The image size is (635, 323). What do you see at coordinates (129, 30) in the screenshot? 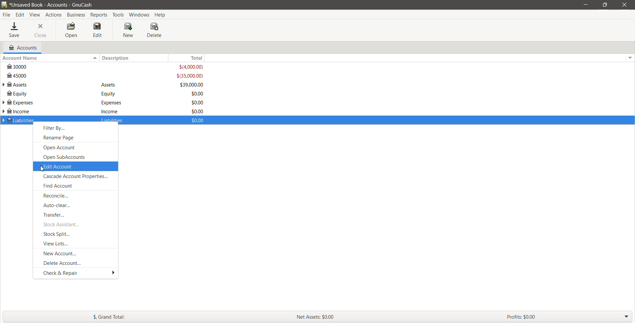
I see `New` at bounding box center [129, 30].